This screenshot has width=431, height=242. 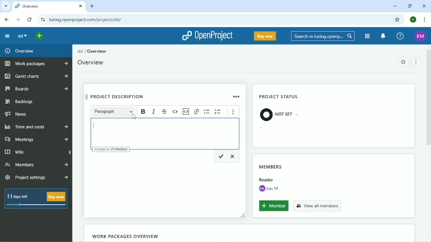 What do you see at coordinates (274, 206) in the screenshot?
I see `Member` at bounding box center [274, 206].